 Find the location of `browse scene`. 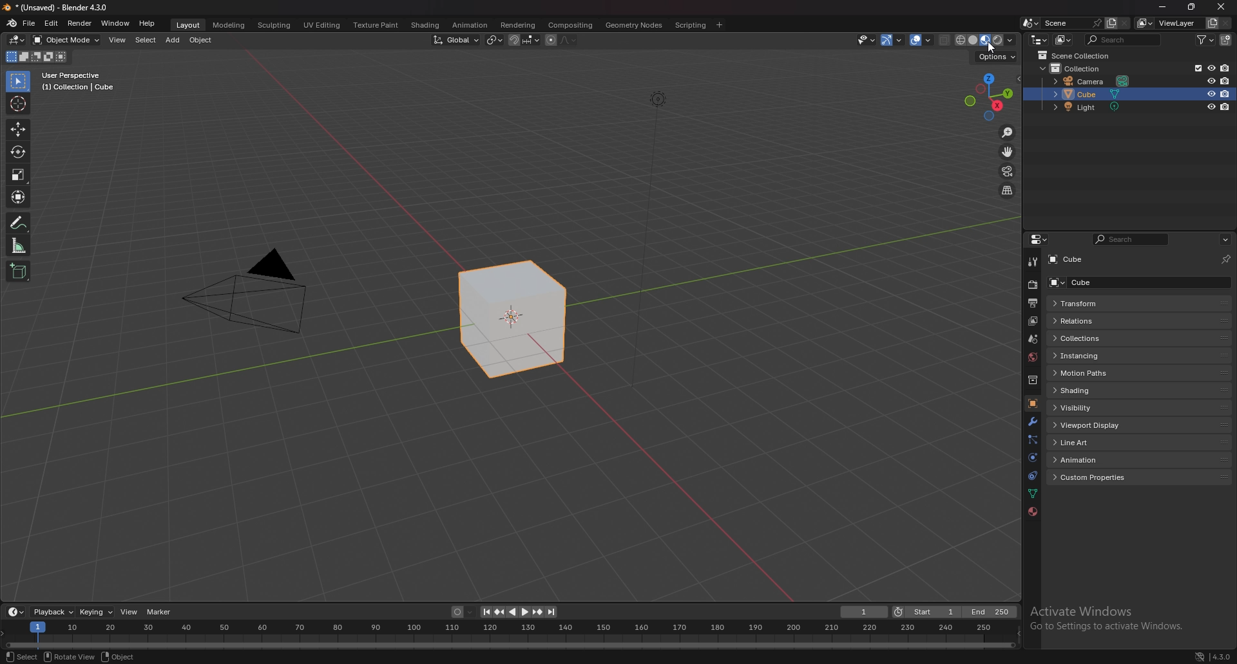

browse scene is located at coordinates (1031, 23).